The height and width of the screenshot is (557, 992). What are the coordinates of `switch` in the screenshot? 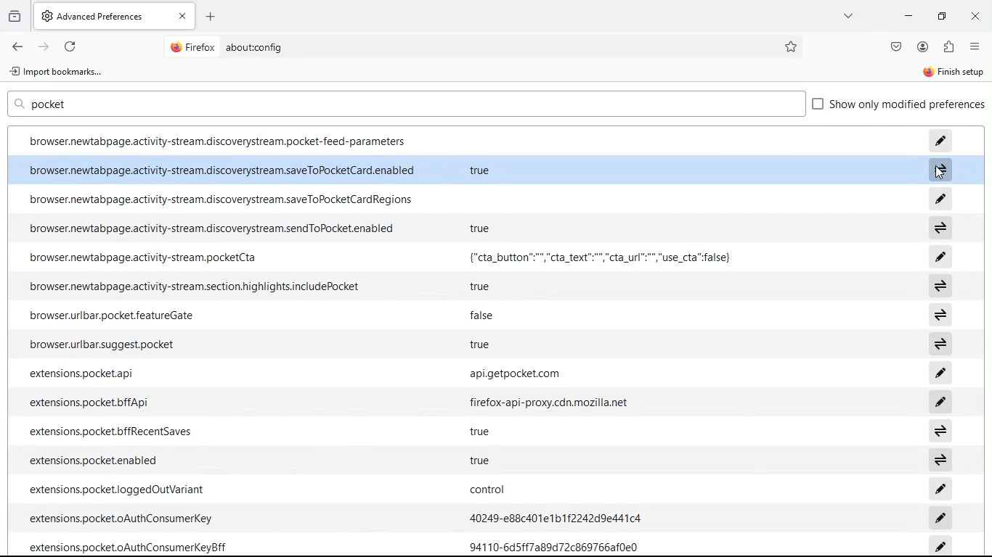 It's located at (938, 170).